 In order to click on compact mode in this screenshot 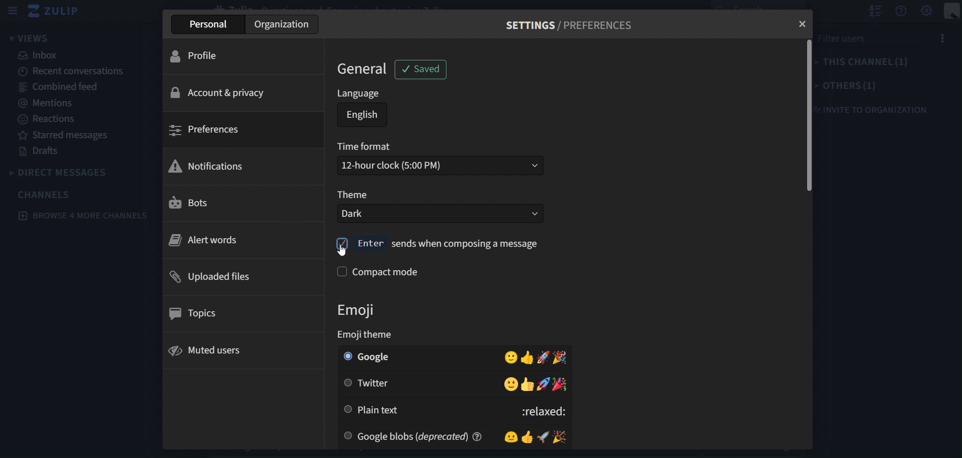, I will do `click(388, 272)`.